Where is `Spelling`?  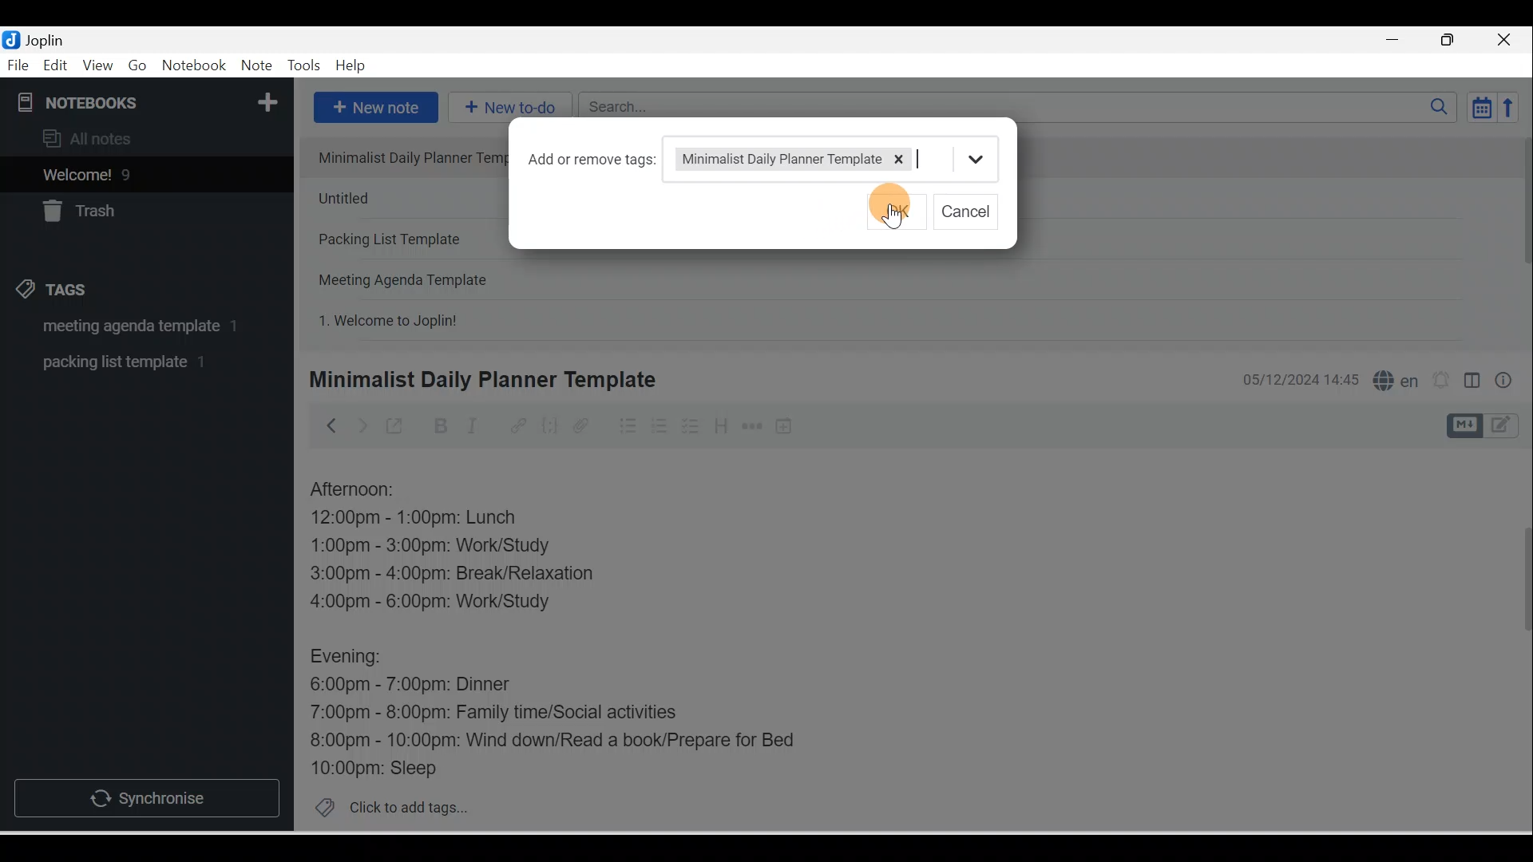 Spelling is located at coordinates (1392, 378).